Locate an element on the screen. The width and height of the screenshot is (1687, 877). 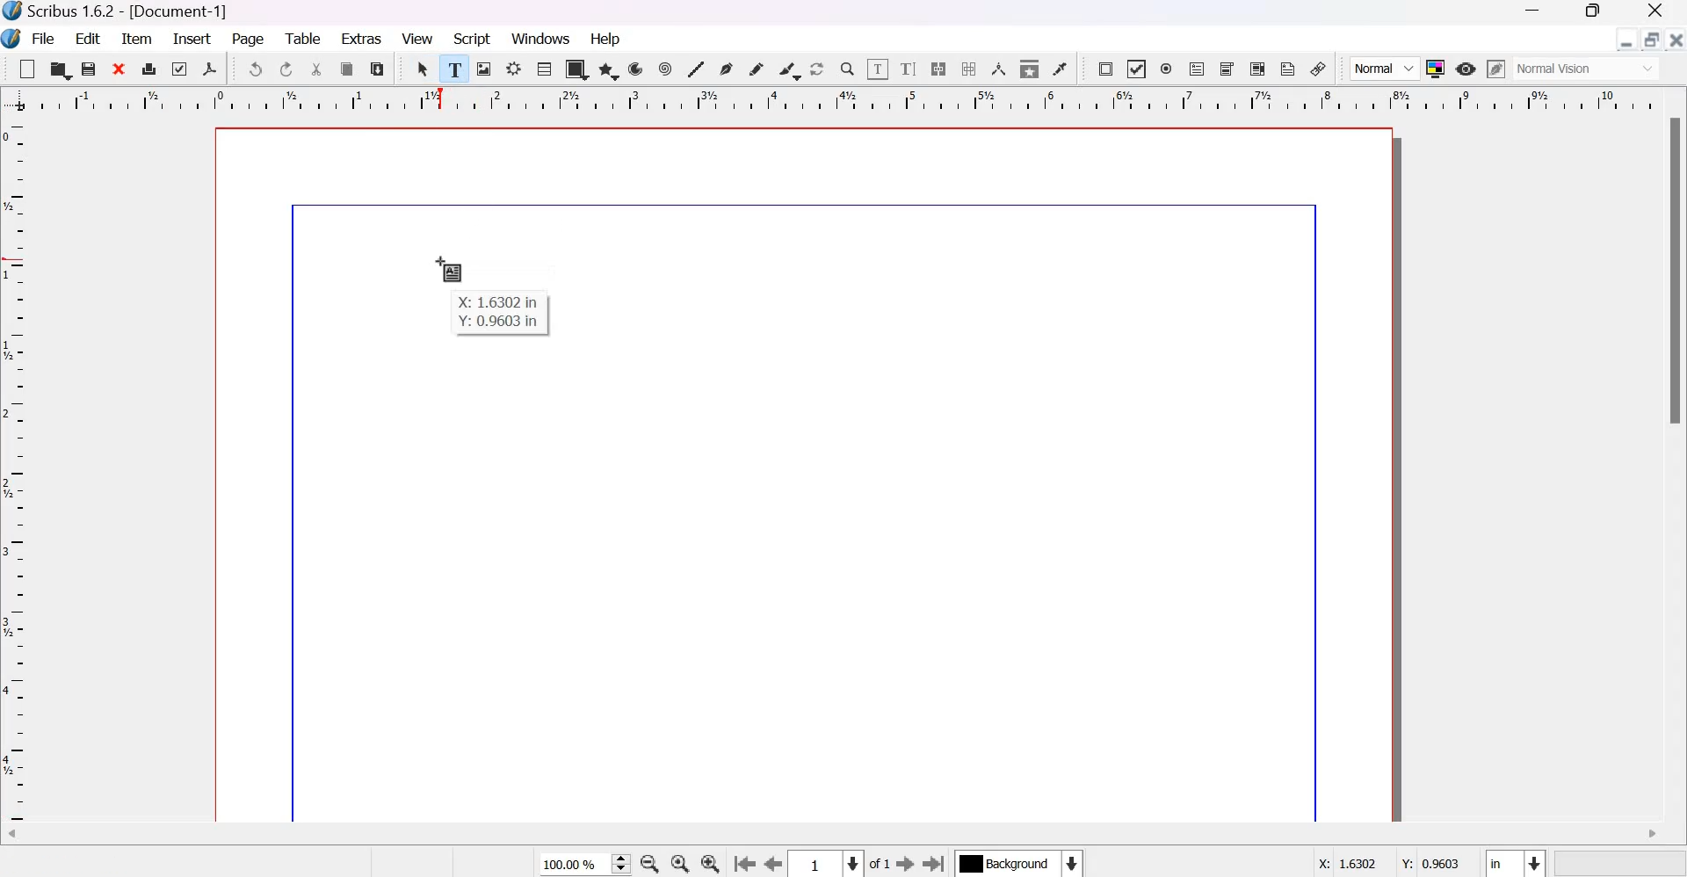
close is located at coordinates (1675, 39).